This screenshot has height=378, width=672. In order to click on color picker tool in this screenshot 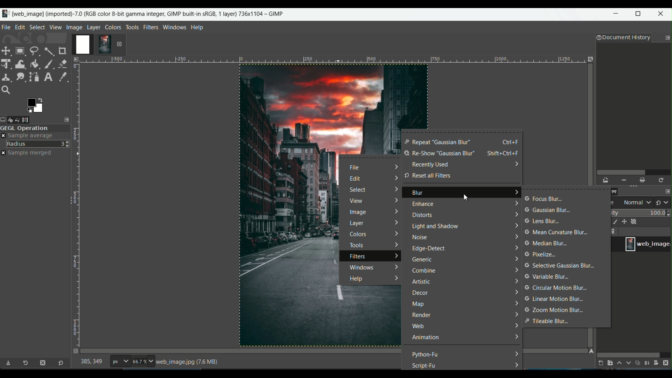, I will do `click(61, 76)`.